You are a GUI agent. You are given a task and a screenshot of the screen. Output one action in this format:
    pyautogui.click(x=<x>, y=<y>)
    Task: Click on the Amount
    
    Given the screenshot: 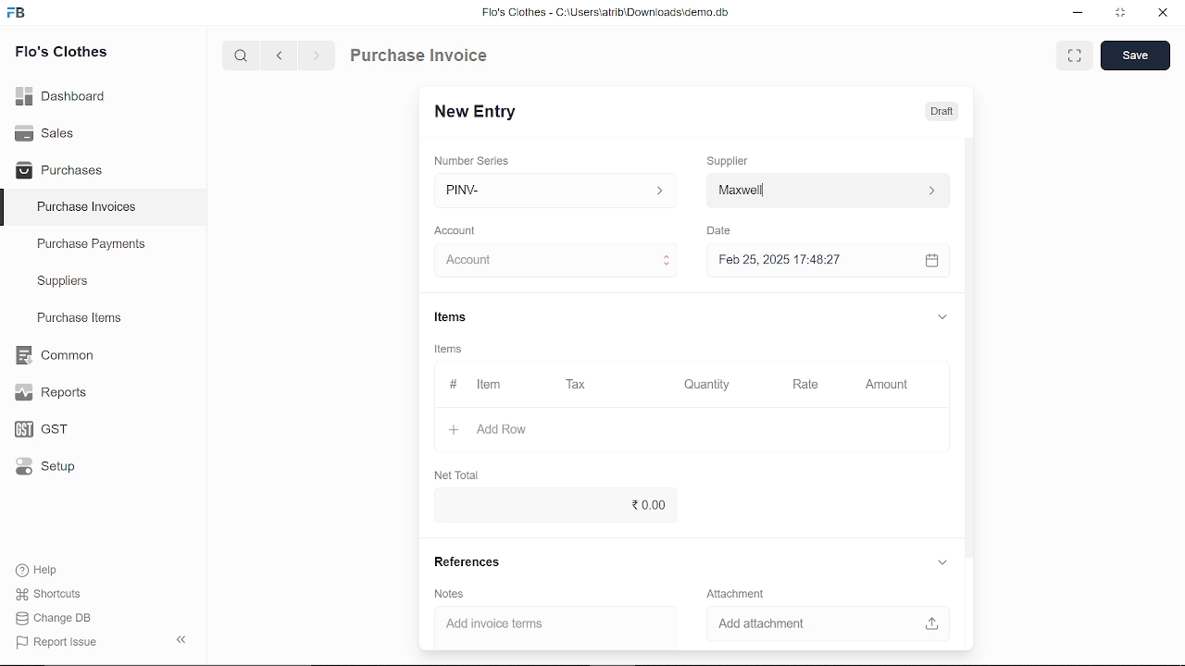 What is the action you would take?
    pyautogui.click(x=885, y=383)
    